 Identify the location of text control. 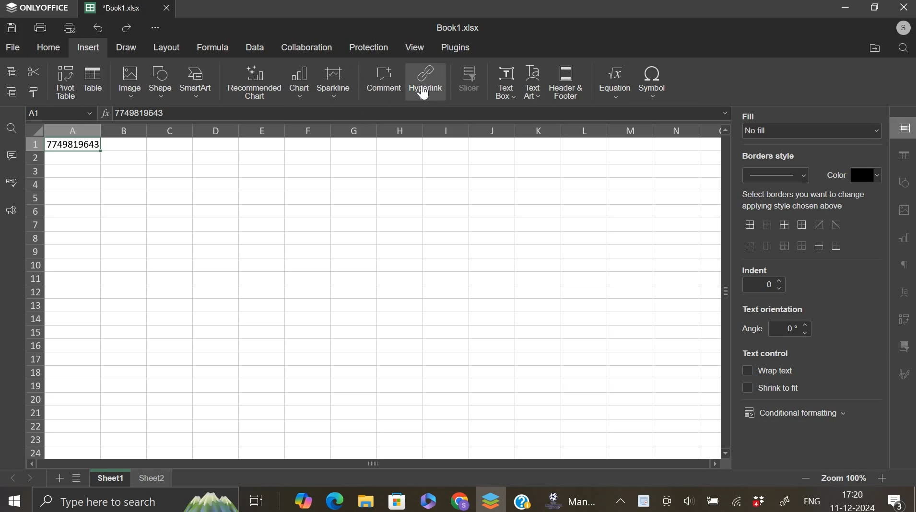
(771, 379).